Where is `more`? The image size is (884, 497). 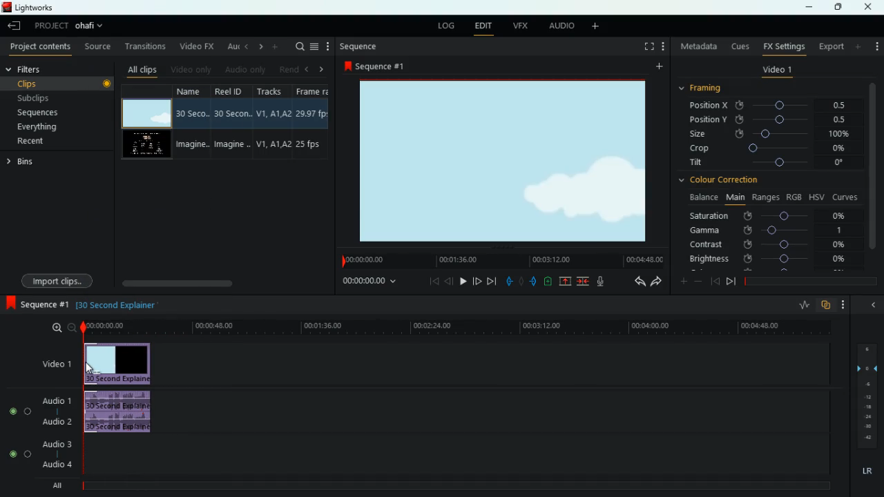 more is located at coordinates (329, 46).